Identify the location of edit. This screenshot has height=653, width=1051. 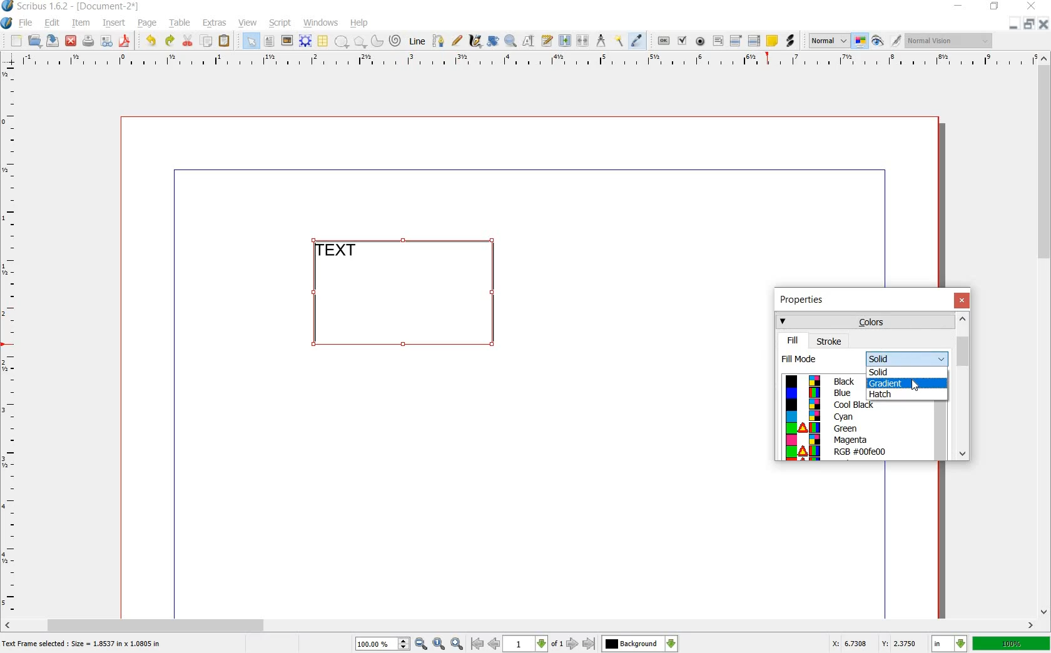
(53, 23).